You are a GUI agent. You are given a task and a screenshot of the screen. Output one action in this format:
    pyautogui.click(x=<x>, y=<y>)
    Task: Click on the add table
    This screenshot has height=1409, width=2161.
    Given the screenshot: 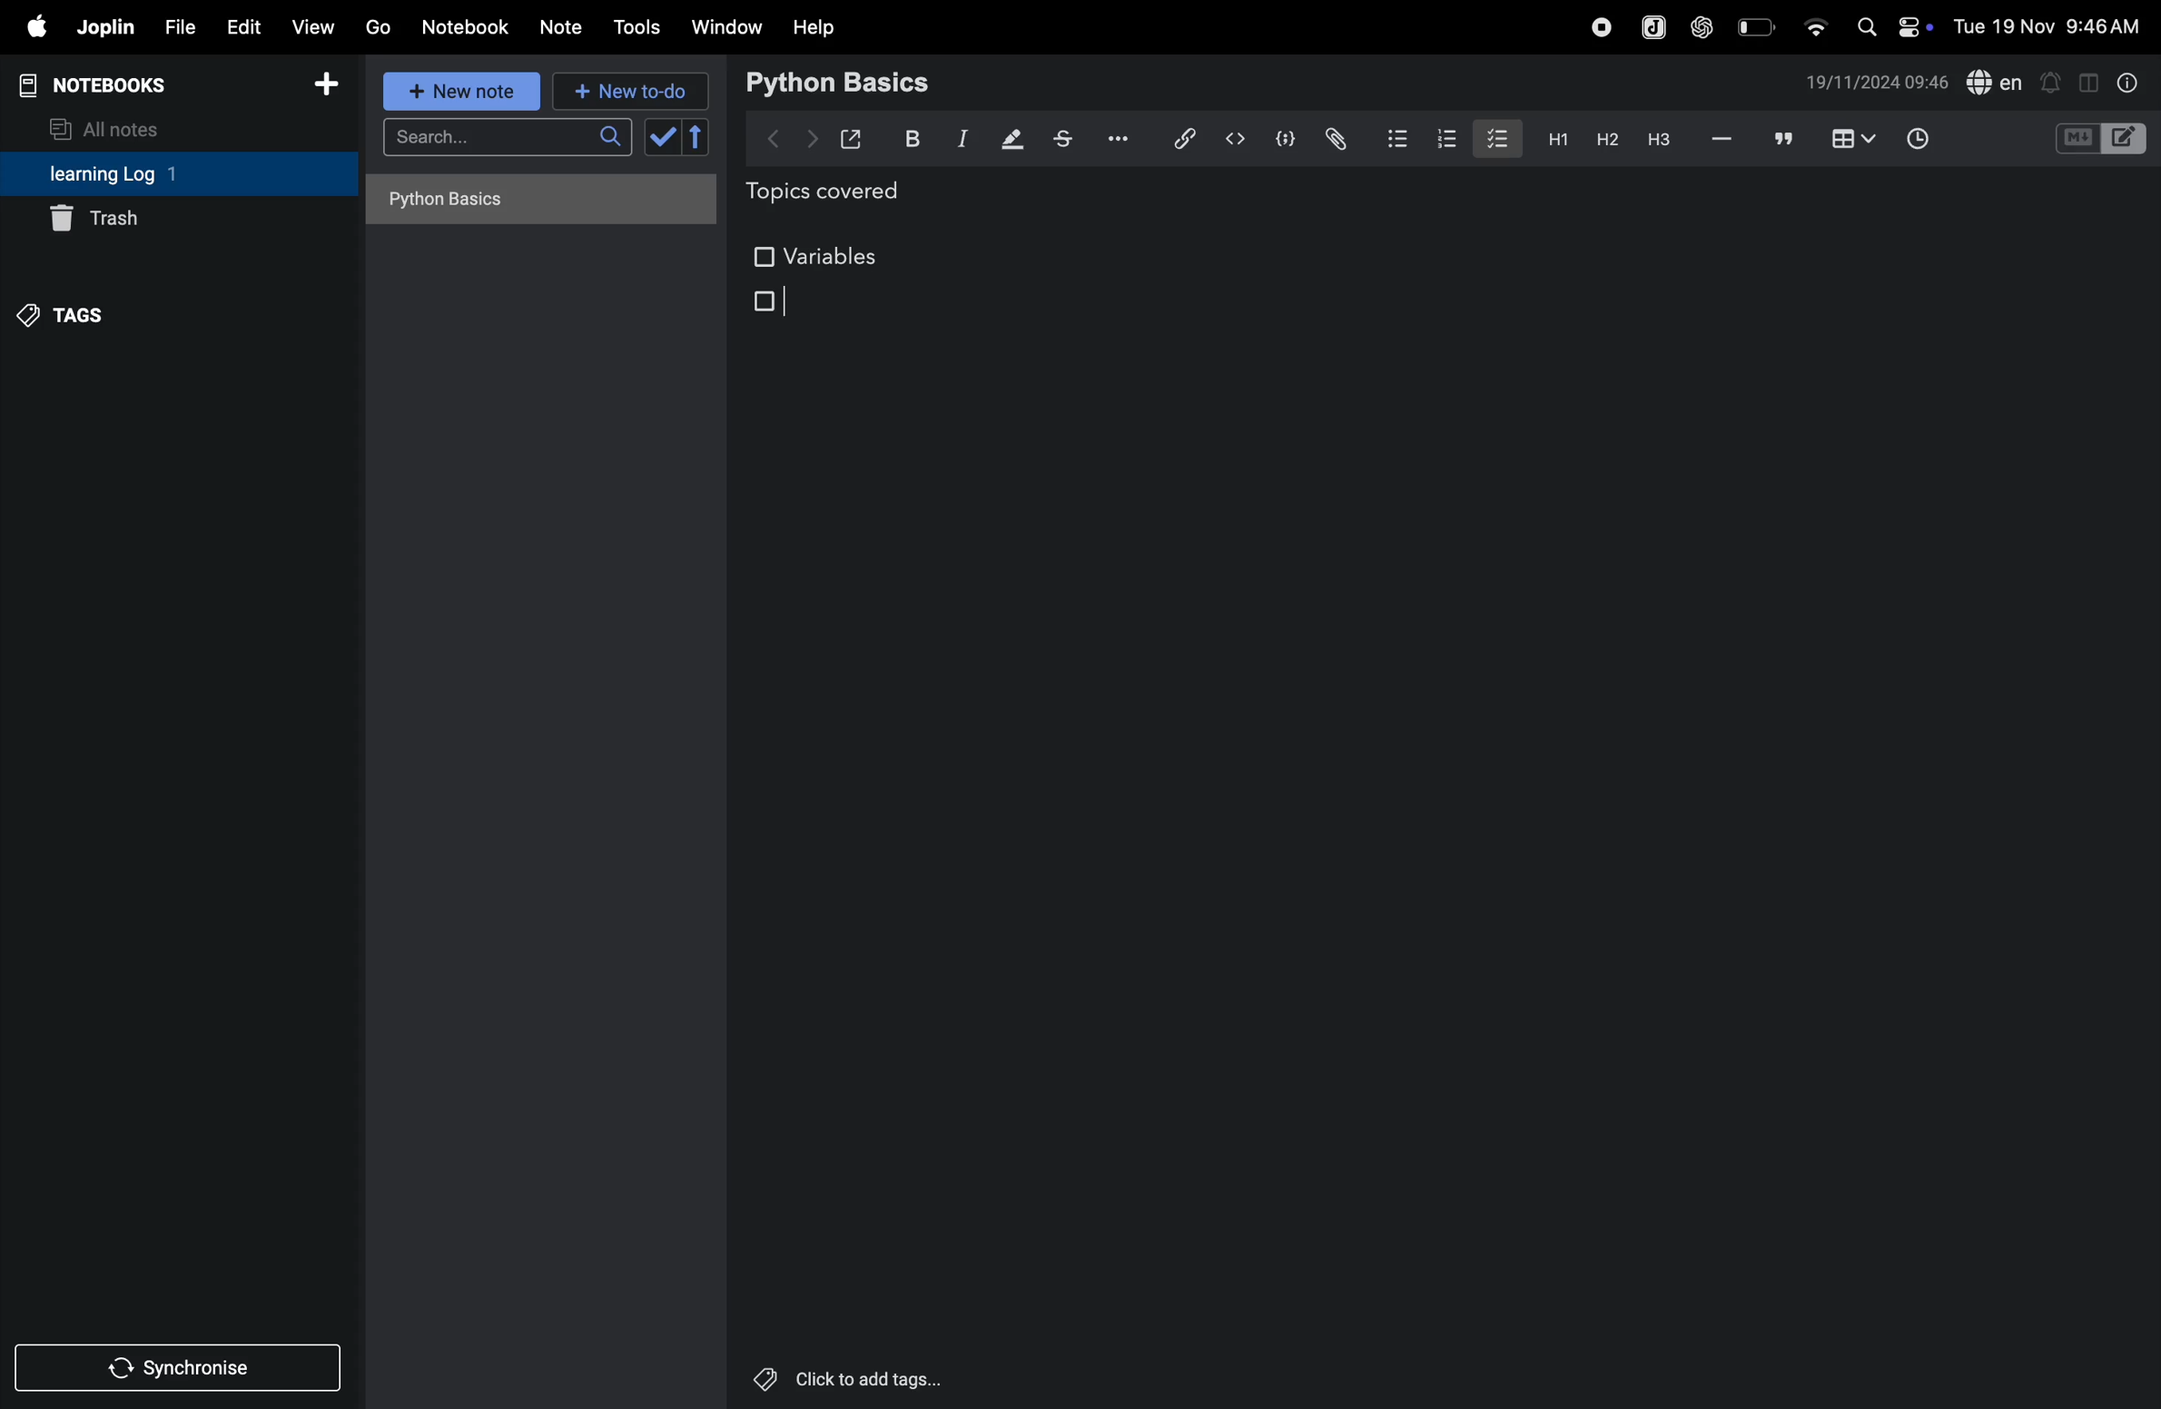 What is the action you would take?
    pyautogui.click(x=1850, y=140)
    